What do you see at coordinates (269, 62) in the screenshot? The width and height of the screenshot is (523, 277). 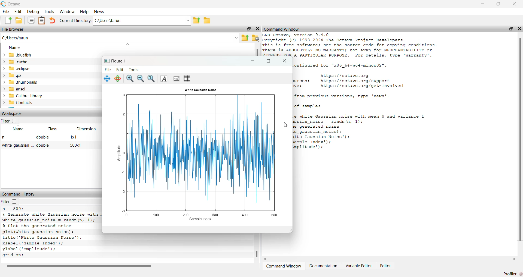 I see `maximize` at bounding box center [269, 62].